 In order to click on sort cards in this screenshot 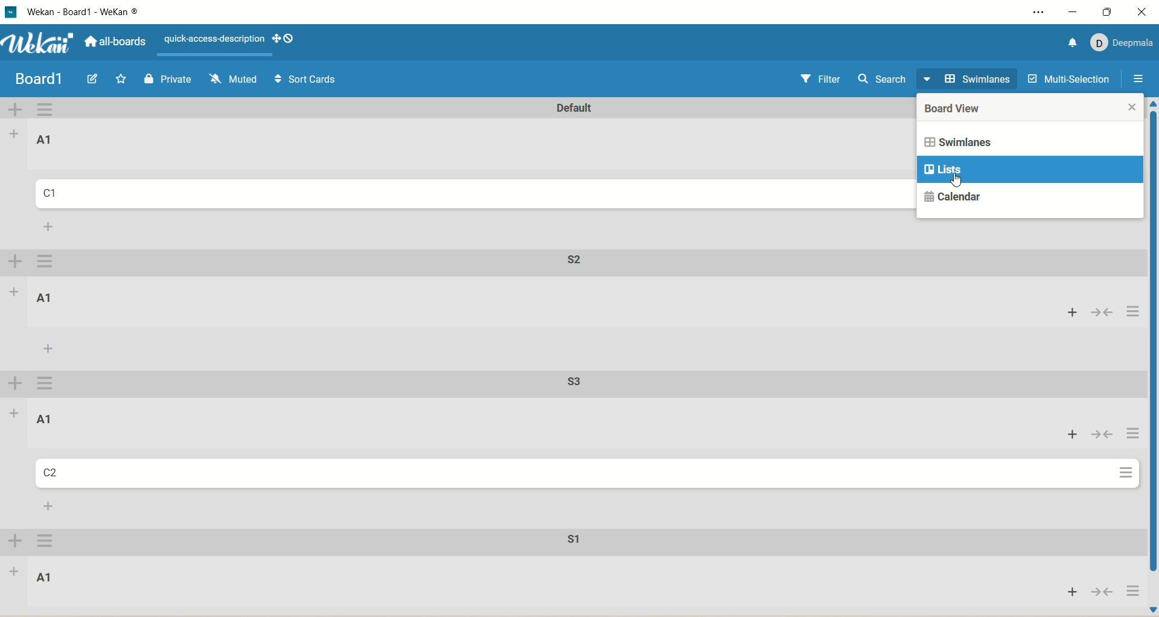, I will do `click(305, 81)`.